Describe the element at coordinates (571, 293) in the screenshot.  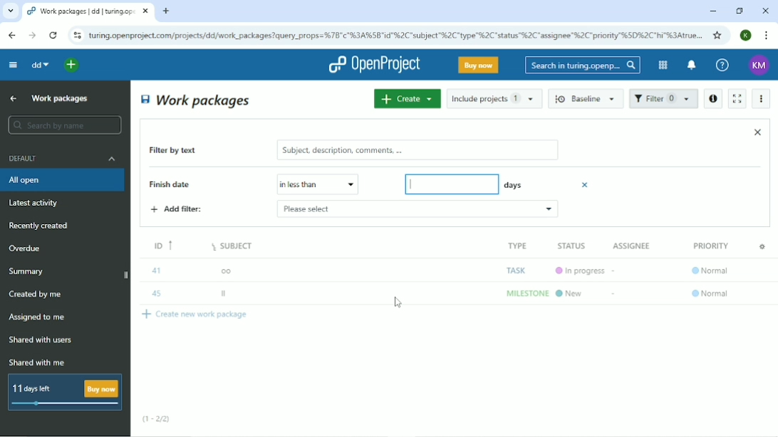
I see `New` at that location.